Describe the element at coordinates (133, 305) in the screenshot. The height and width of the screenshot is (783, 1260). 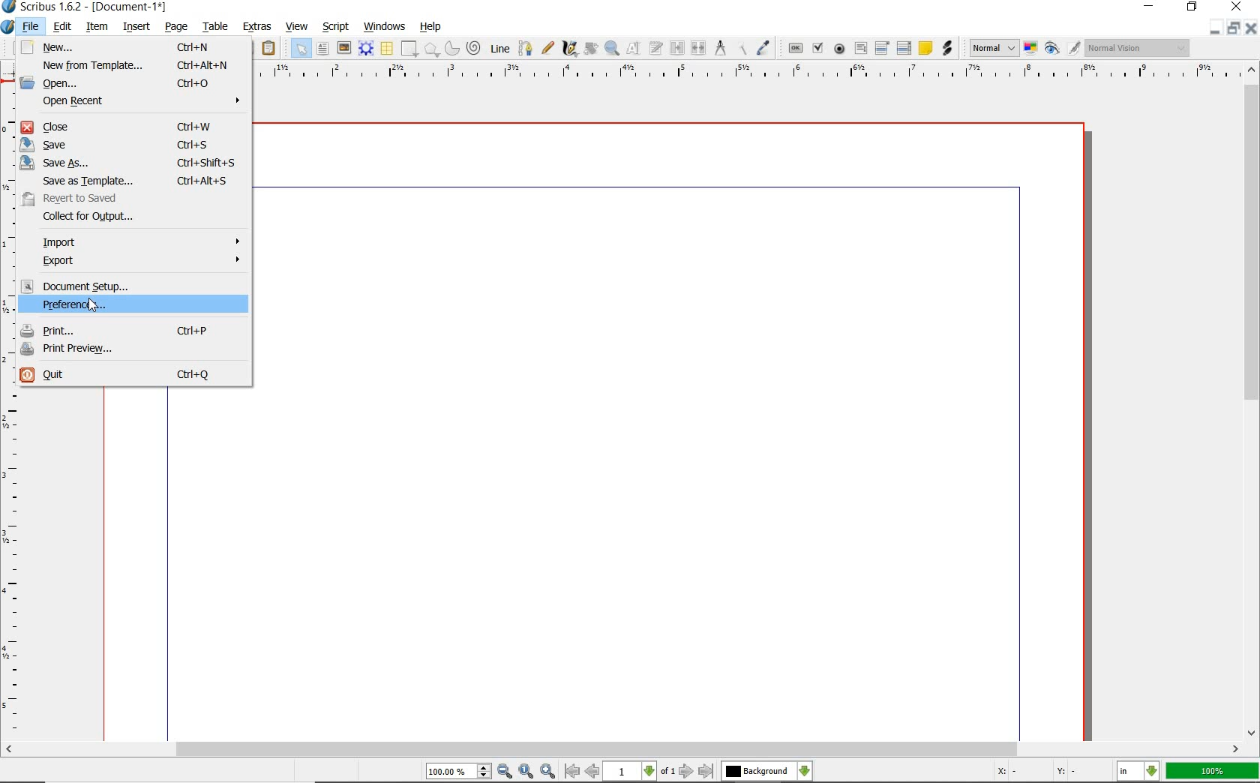
I see `PREFERENCES` at that location.